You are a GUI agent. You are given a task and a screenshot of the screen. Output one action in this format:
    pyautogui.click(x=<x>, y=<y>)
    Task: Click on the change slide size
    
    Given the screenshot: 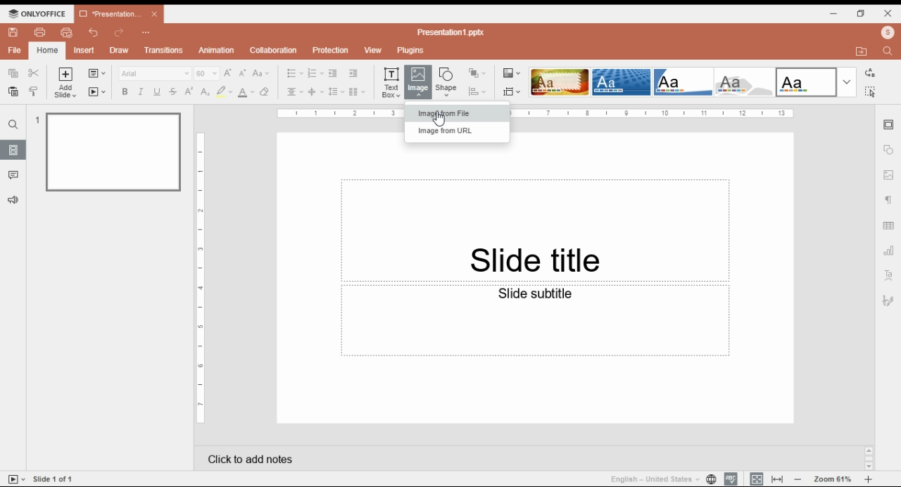 What is the action you would take?
    pyautogui.click(x=510, y=91)
    